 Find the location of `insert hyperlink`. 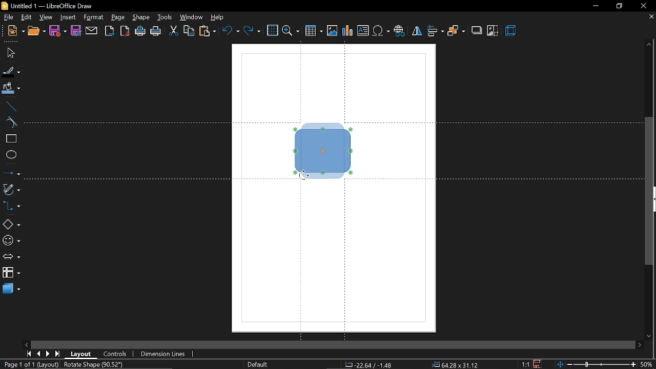

insert hyperlink is located at coordinates (400, 32).